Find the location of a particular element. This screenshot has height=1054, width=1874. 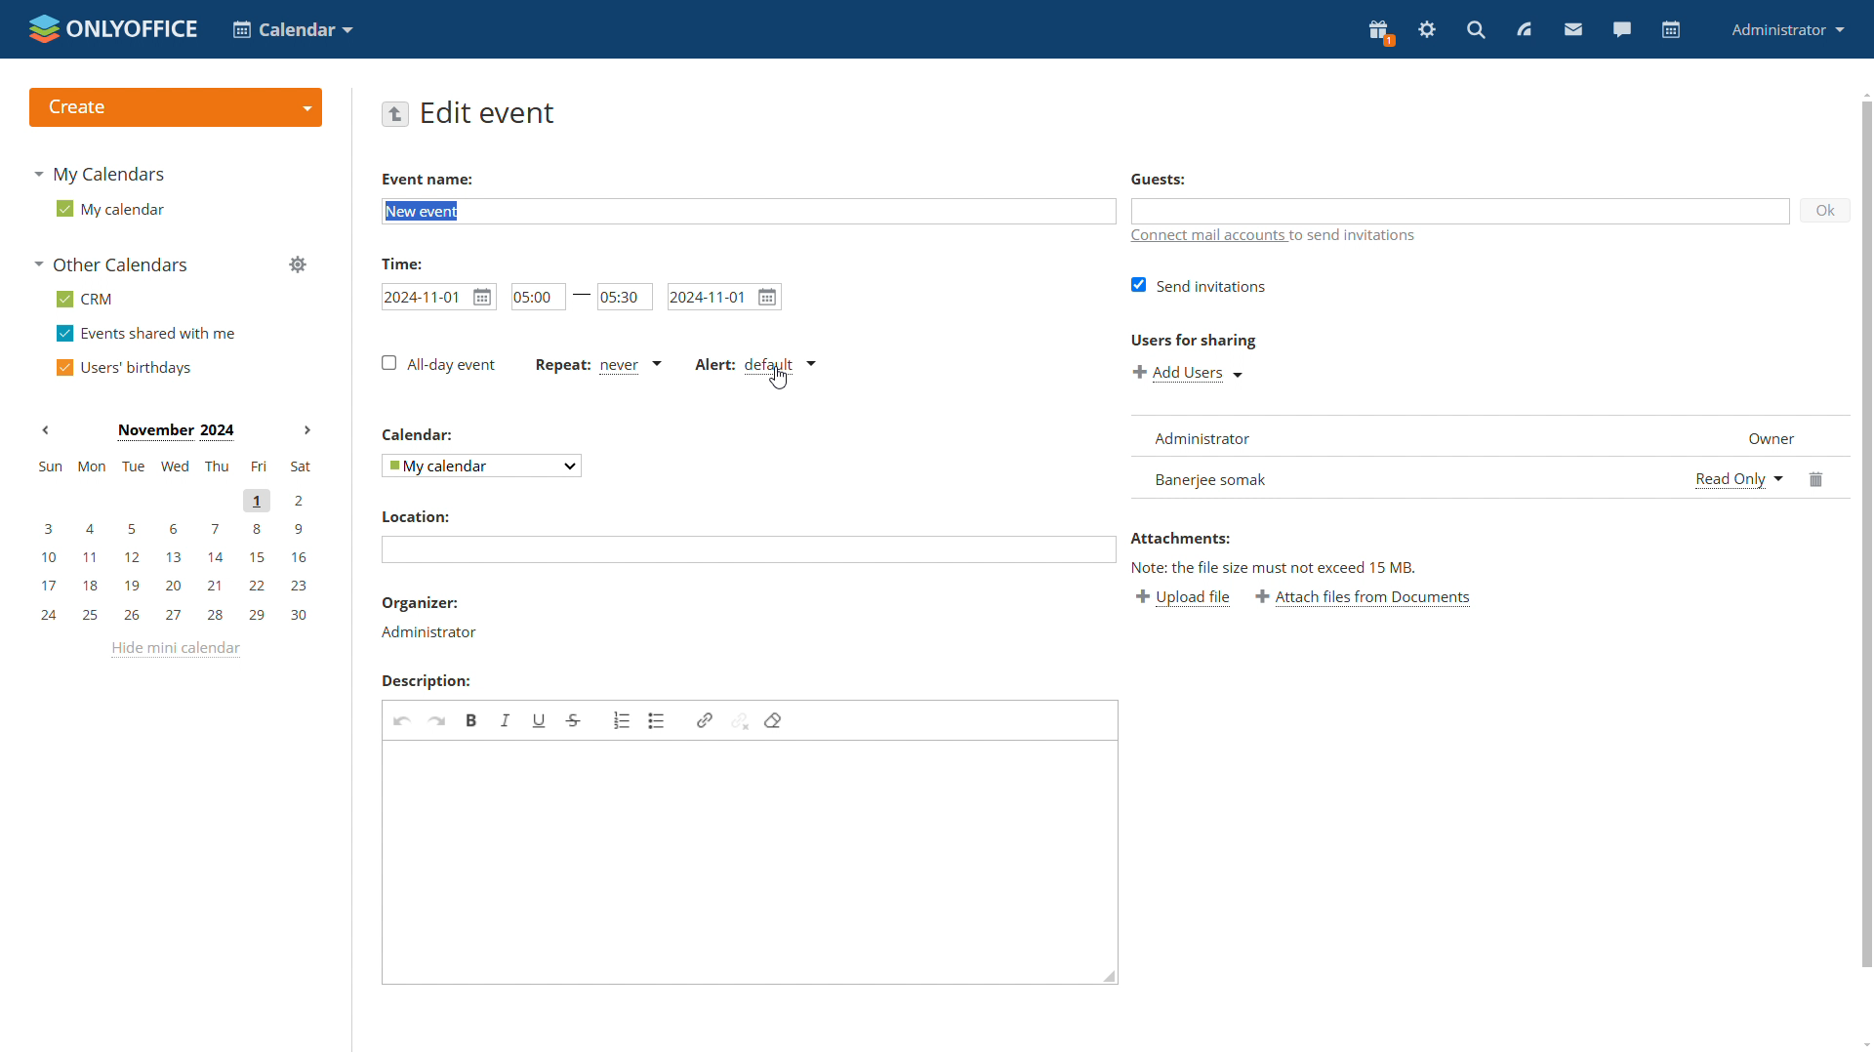

Event Name is located at coordinates (427, 180).